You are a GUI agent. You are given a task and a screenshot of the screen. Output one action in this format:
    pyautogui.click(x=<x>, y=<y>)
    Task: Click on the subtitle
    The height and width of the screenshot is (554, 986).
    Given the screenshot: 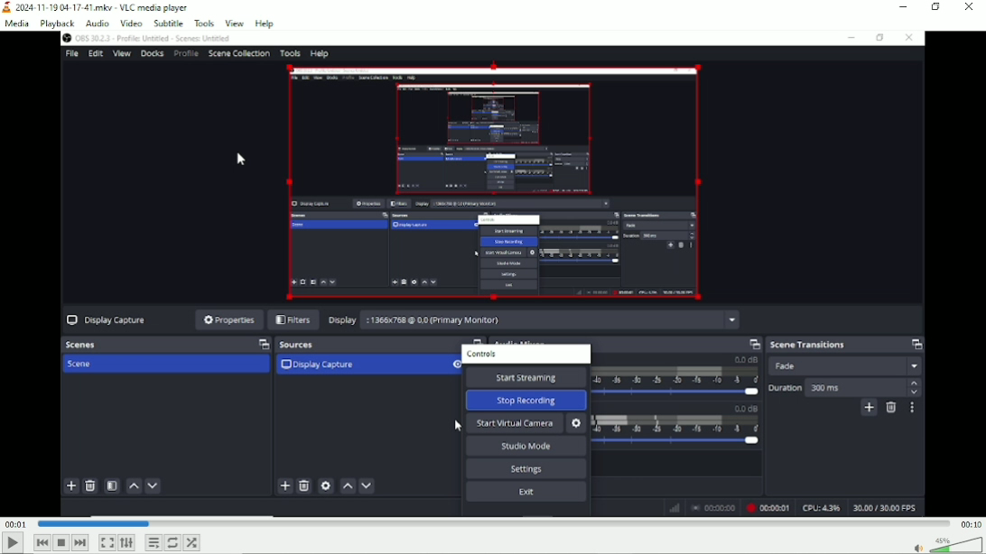 What is the action you would take?
    pyautogui.click(x=166, y=23)
    